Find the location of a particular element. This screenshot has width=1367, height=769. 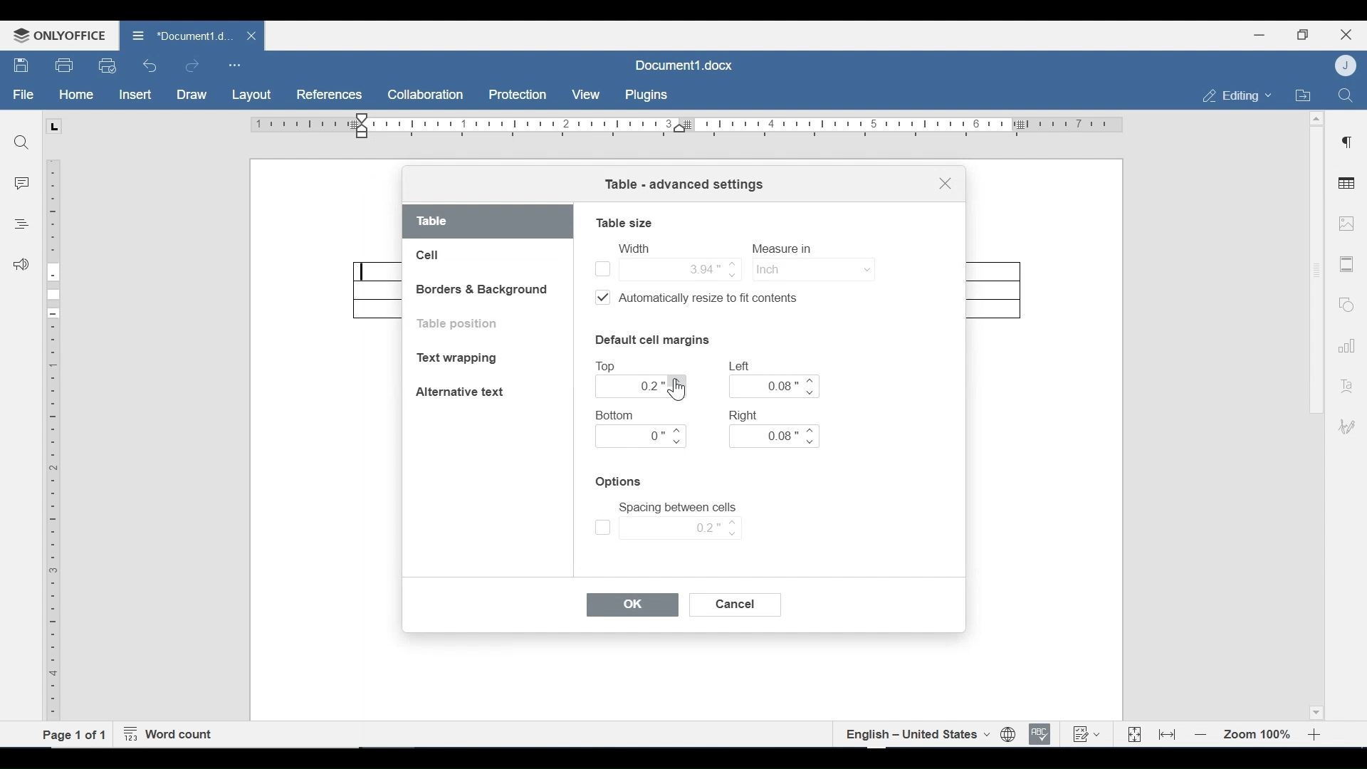

Spell checking is located at coordinates (1040, 734).